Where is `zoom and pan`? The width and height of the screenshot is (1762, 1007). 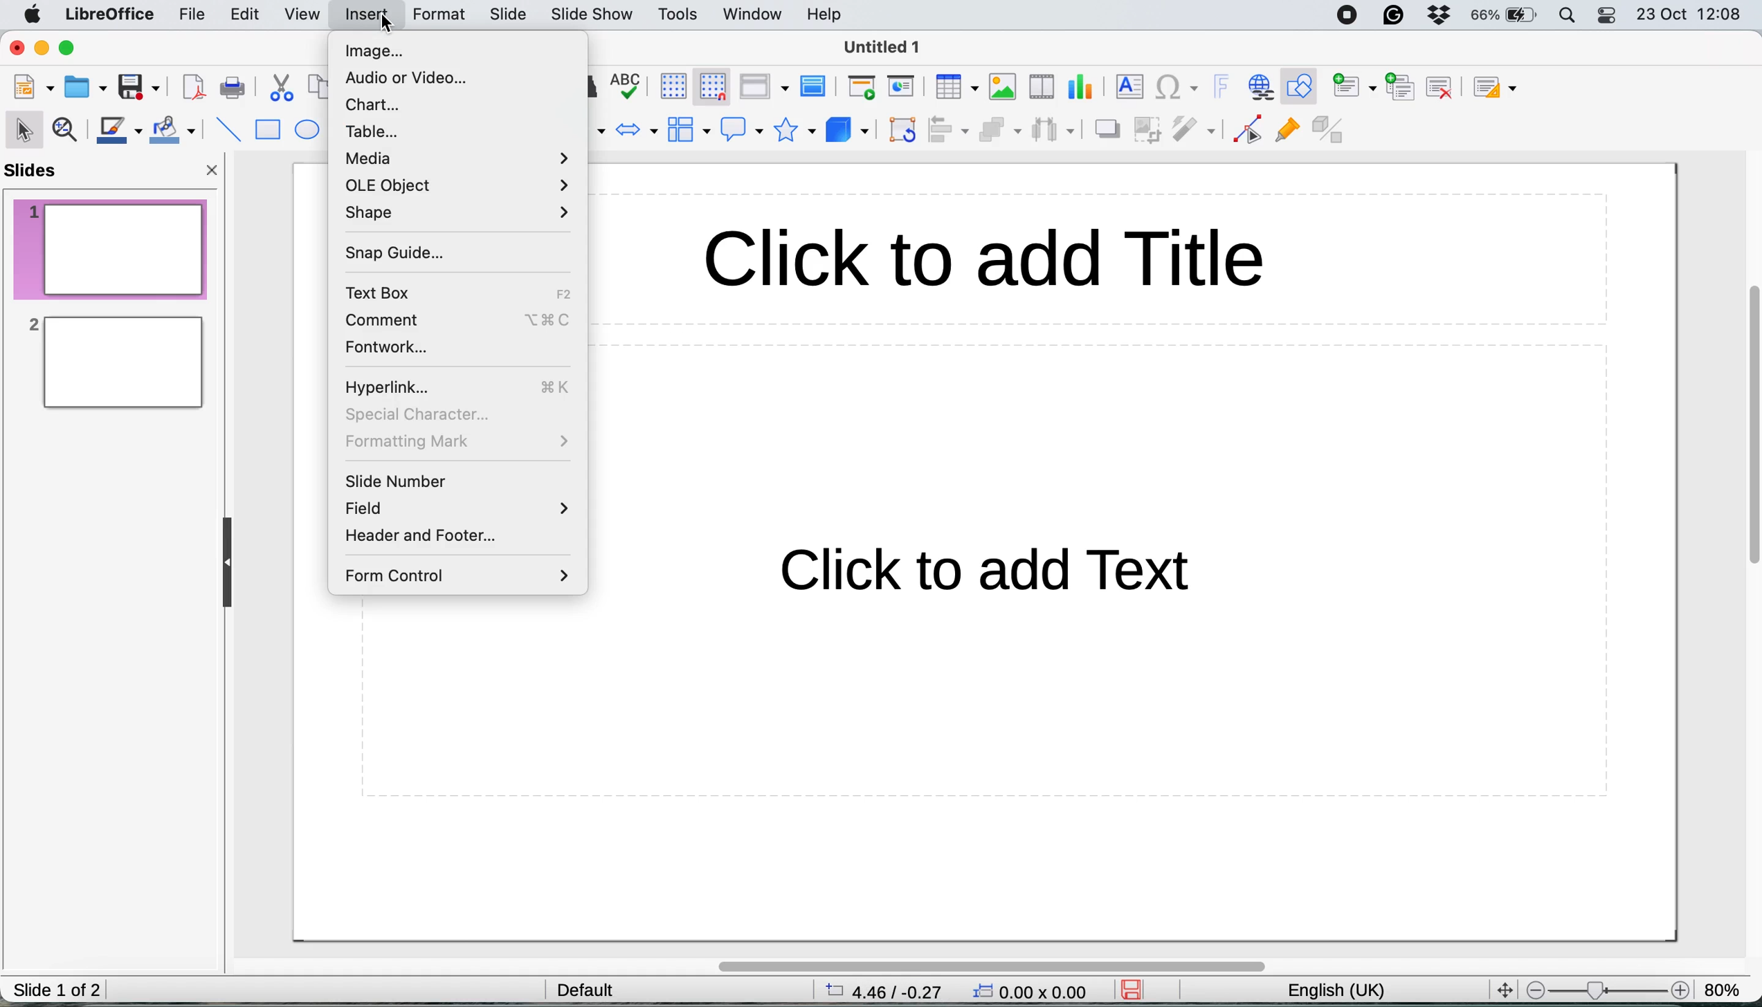 zoom and pan is located at coordinates (68, 131).